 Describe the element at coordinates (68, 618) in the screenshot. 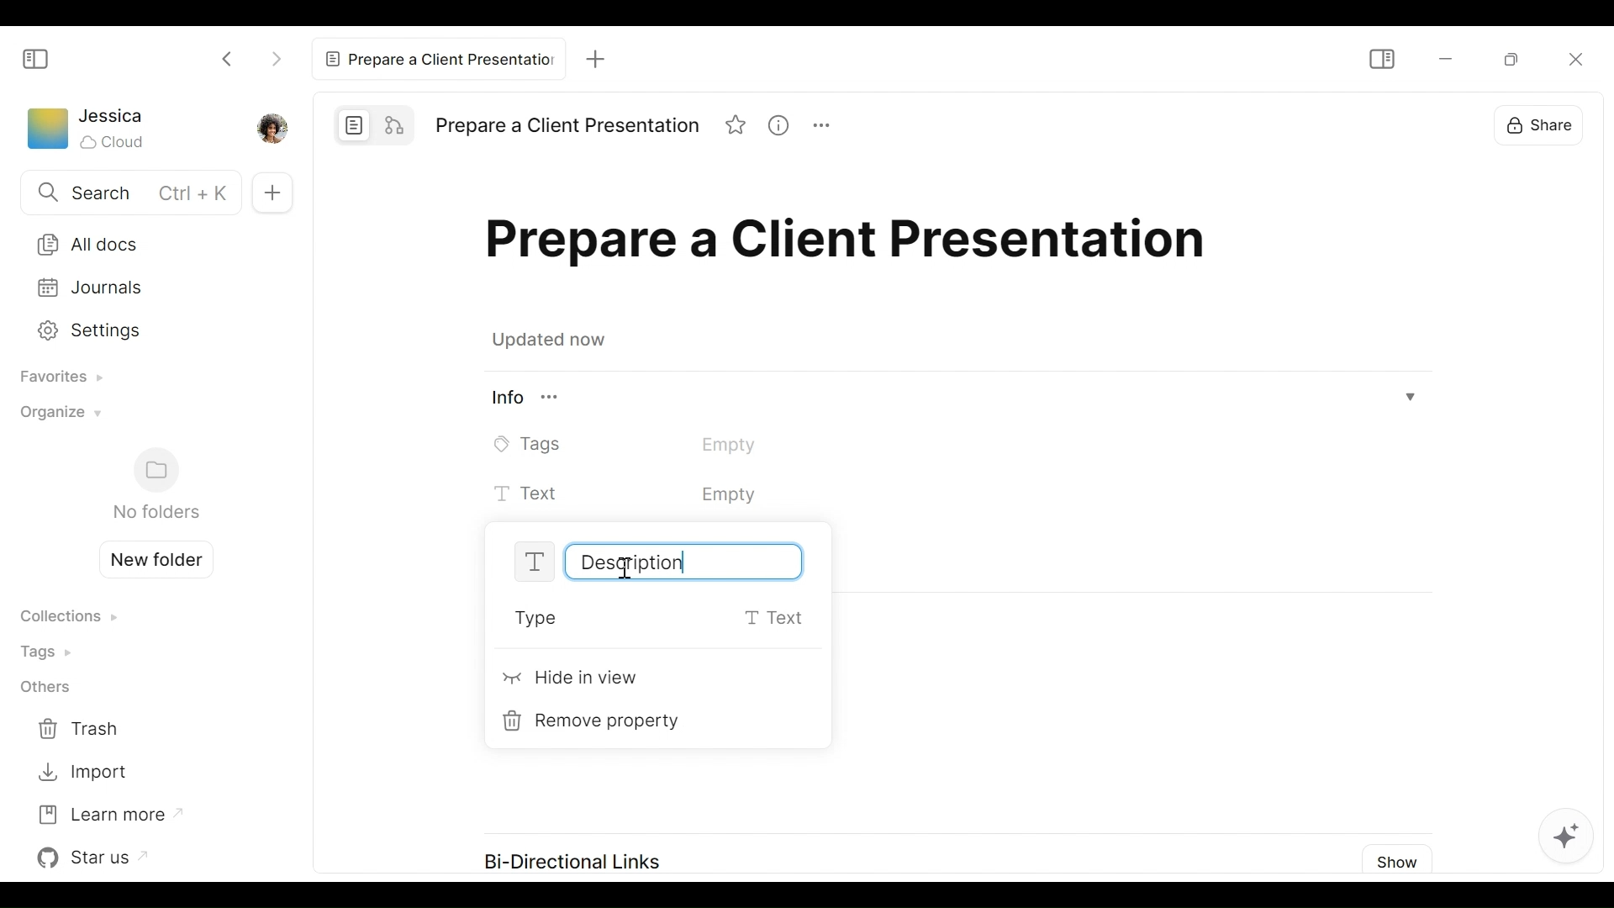

I see `Collections` at that location.